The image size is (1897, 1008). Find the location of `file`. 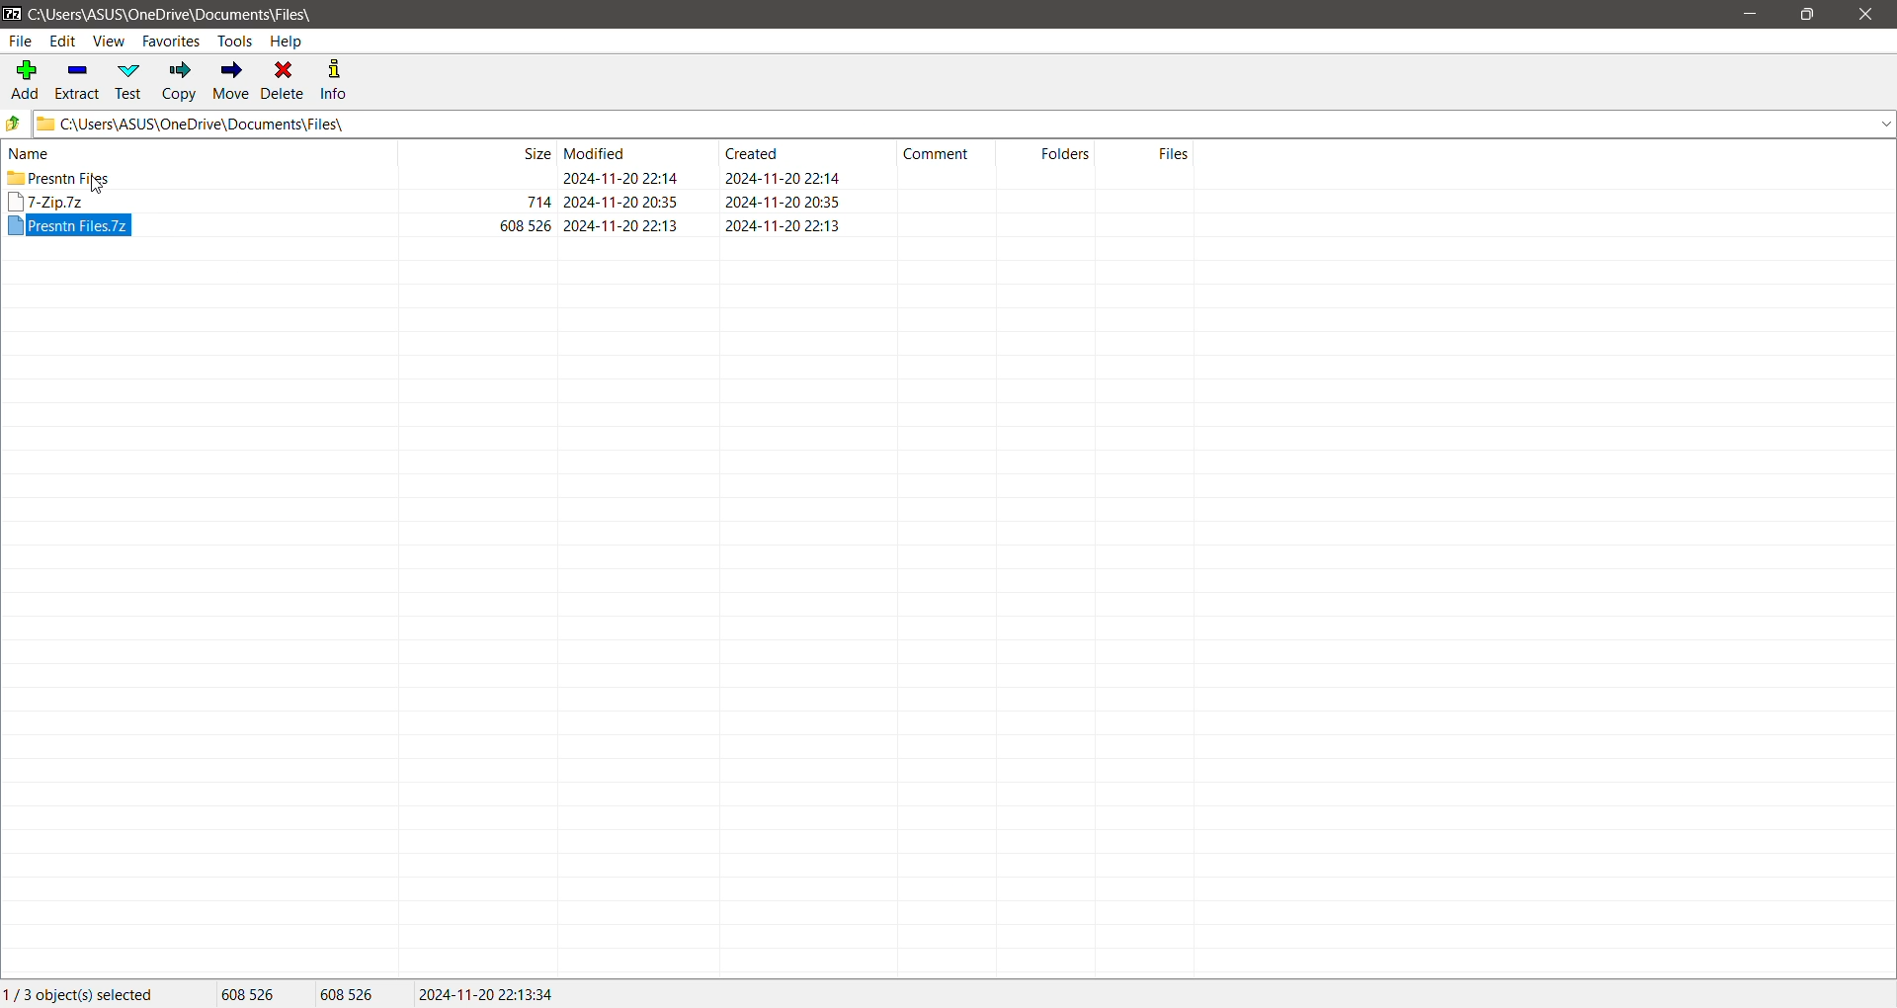

file is located at coordinates (69, 224).